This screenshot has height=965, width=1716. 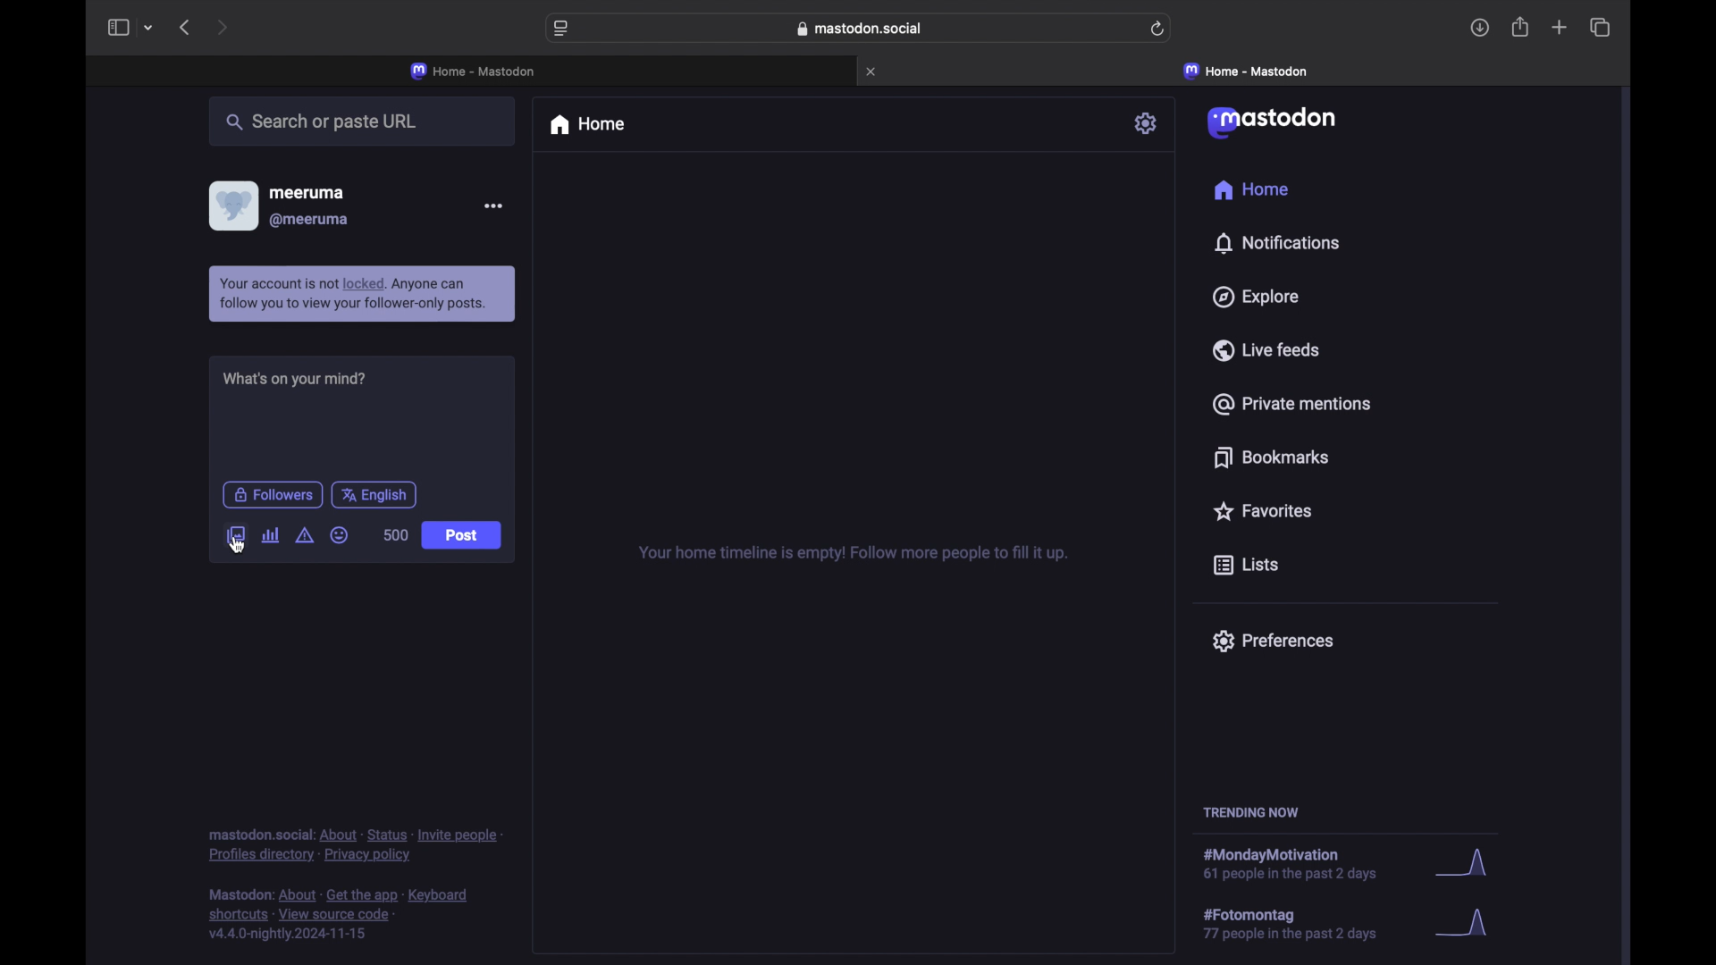 What do you see at coordinates (1468, 926) in the screenshot?
I see `graph` at bounding box center [1468, 926].